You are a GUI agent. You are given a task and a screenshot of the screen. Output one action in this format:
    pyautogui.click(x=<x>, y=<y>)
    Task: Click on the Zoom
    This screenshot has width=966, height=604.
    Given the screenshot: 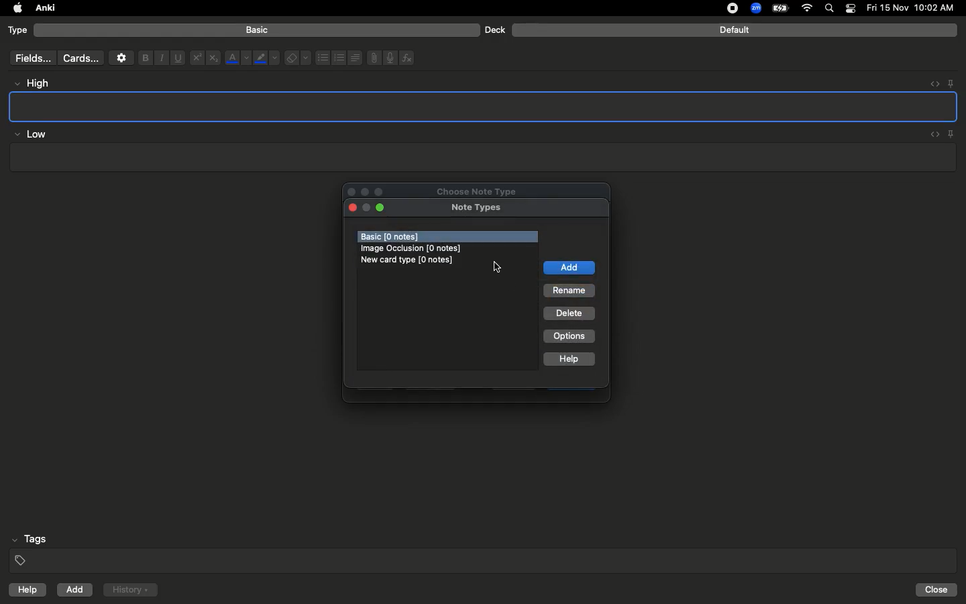 What is the action you would take?
    pyautogui.click(x=755, y=9)
    